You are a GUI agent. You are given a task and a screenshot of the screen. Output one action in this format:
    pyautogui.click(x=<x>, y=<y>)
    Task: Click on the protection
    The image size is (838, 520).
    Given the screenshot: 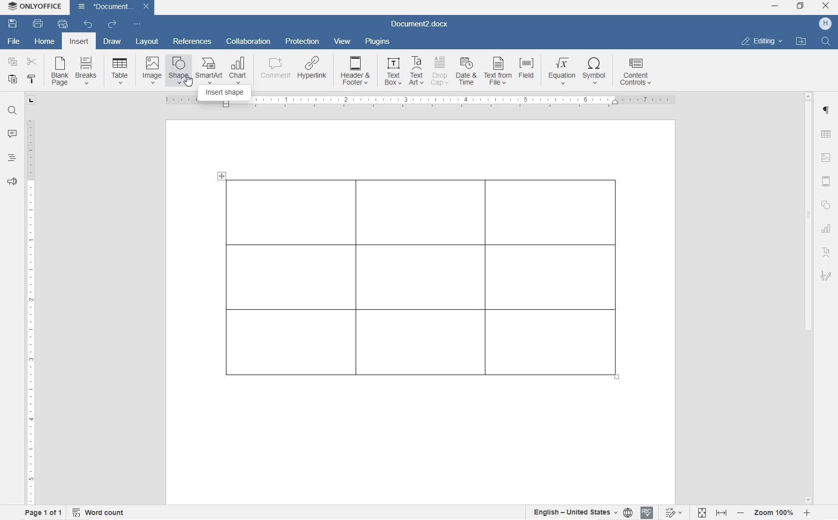 What is the action you would take?
    pyautogui.click(x=304, y=42)
    